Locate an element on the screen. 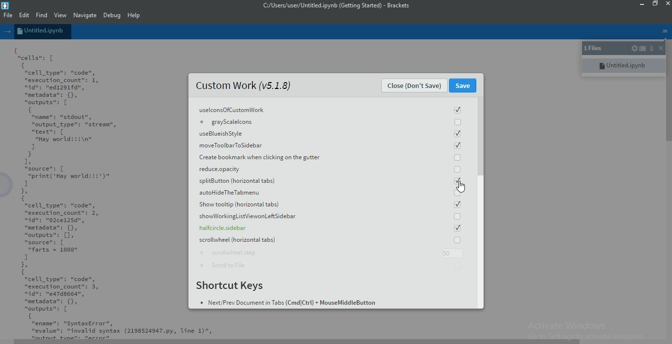 Image resolution: width=672 pixels, height=344 pixels. untitled.ipynb is located at coordinates (43, 31).